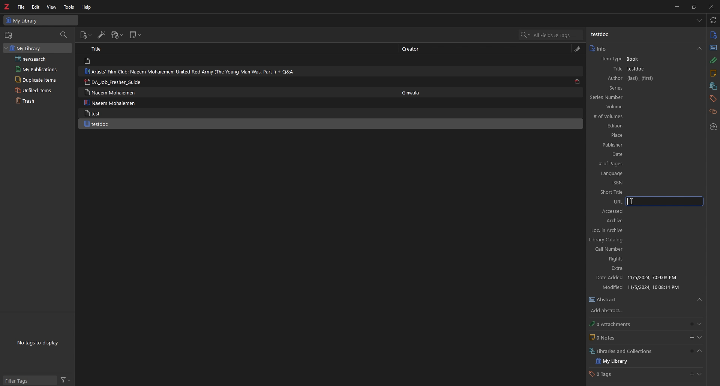 Image resolution: width=720 pixels, height=386 pixels. What do you see at coordinates (690, 375) in the screenshot?
I see `add tags` at bounding box center [690, 375].